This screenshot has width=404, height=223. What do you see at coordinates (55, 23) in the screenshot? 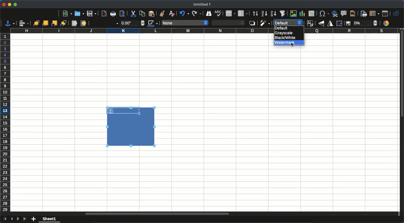
I see `back one` at bounding box center [55, 23].